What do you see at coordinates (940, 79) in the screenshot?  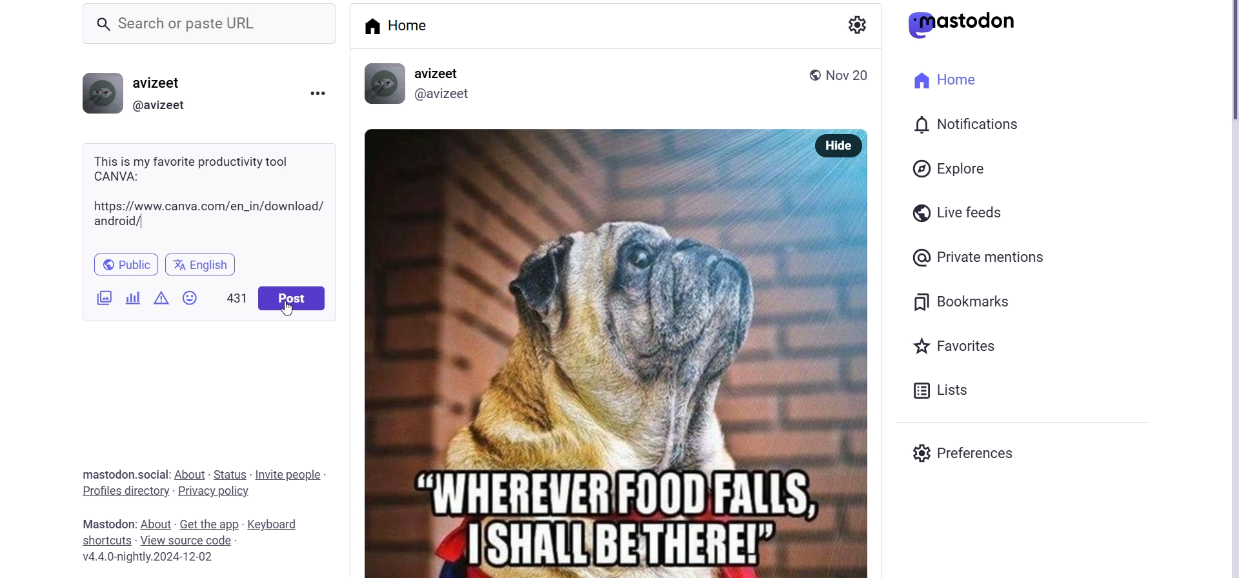 I see `home` at bounding box center [940, 79].